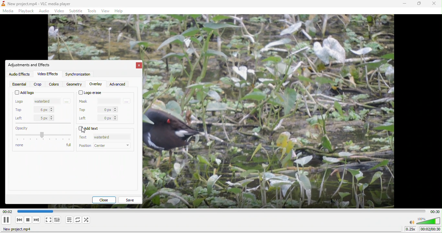 Image resolution: width=442 pixels, height=233 pixels. What do you see at coordinates (28, 220) in the screenshot?
I see `stop playback` at bounding box center [28, 220].